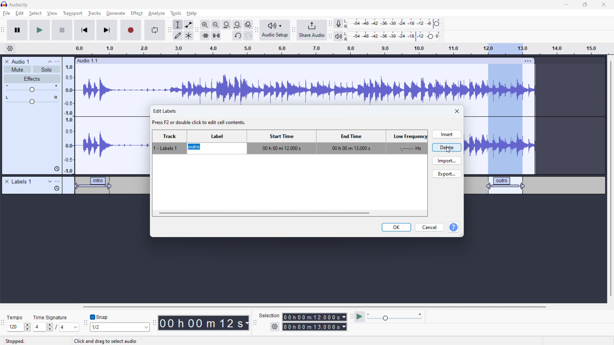  What do you see at coordinates (406, 142) in the screenshot?
I see `low frequency` at bounding box center [406, 142].